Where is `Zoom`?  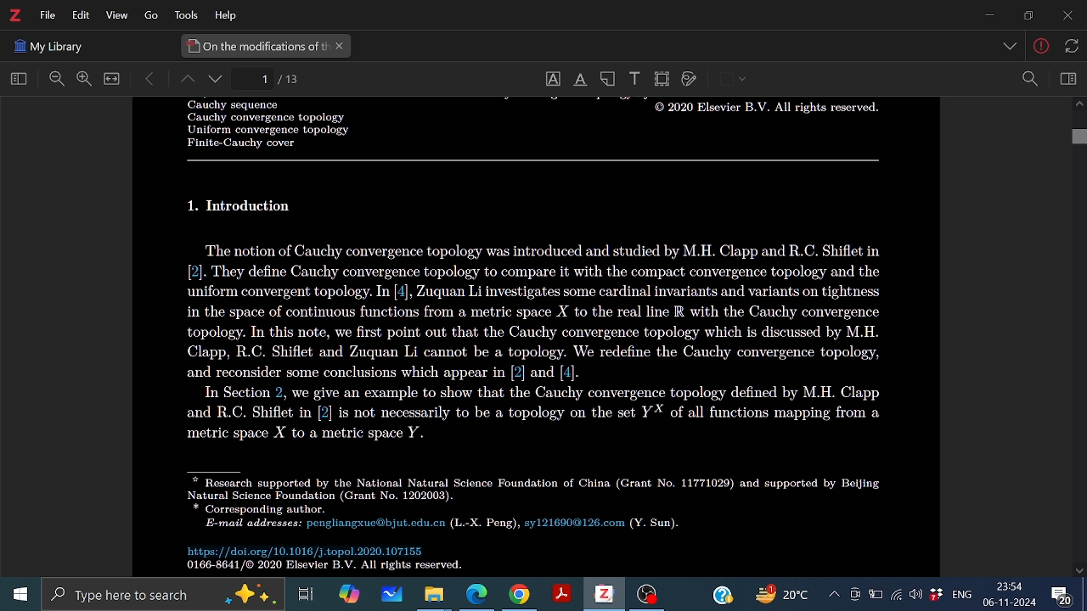
Zoom is located at coordinates (1029, 79).